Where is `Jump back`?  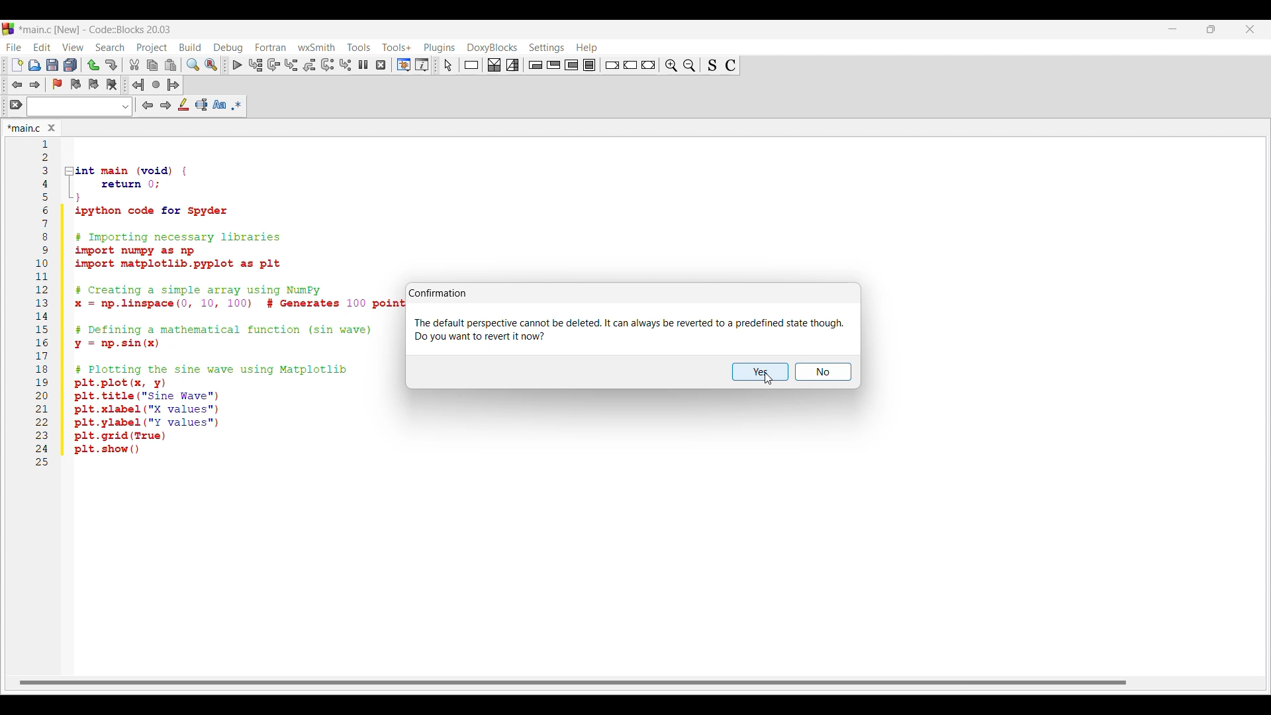
Jump back is located at coordinates (138, 85).